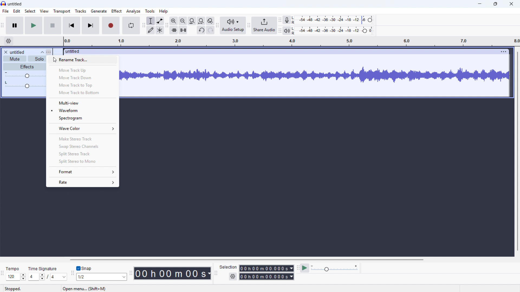 This screenshot has height=292, width=520. Describe the element at coordinates (334, 268) in the screenshot. I see `` at that location.